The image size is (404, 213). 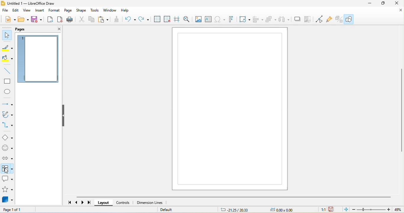 I want to click on 21.25/20.33, so click(x=237, y=209).